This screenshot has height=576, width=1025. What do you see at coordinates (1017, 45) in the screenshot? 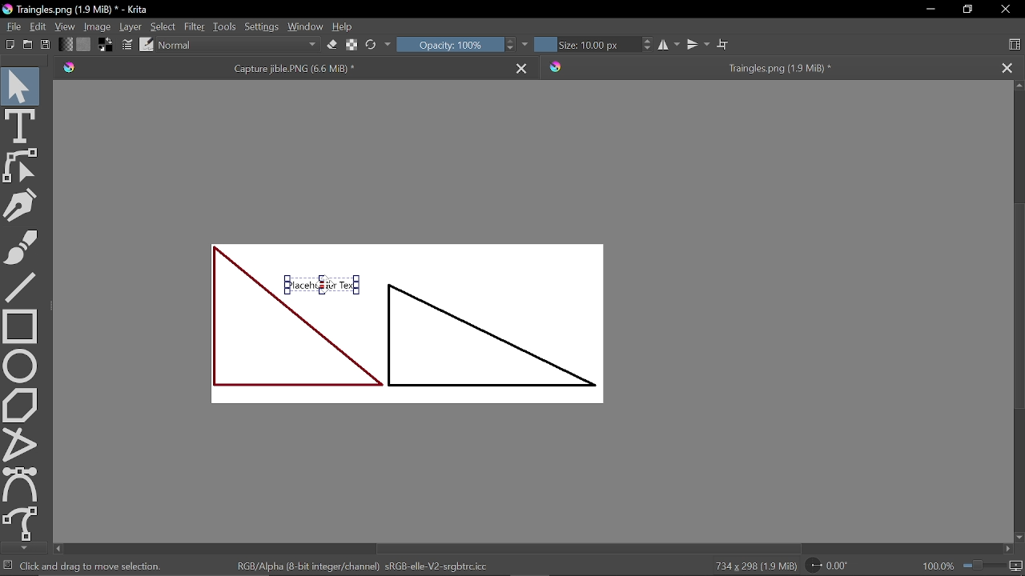
I see `Choose workspace` at bounding box center [1017, 45].